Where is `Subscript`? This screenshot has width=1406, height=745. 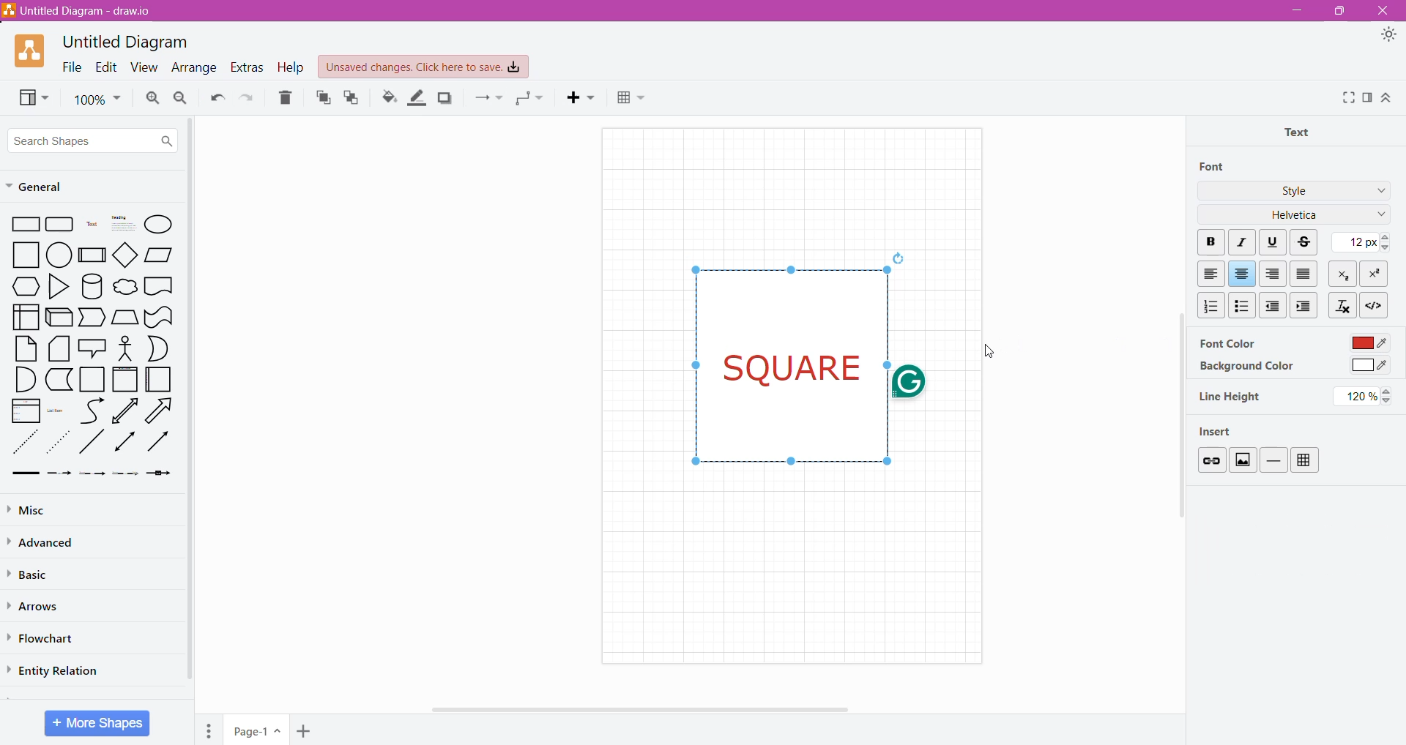 Subscript is located at coordinates (1344, 273).